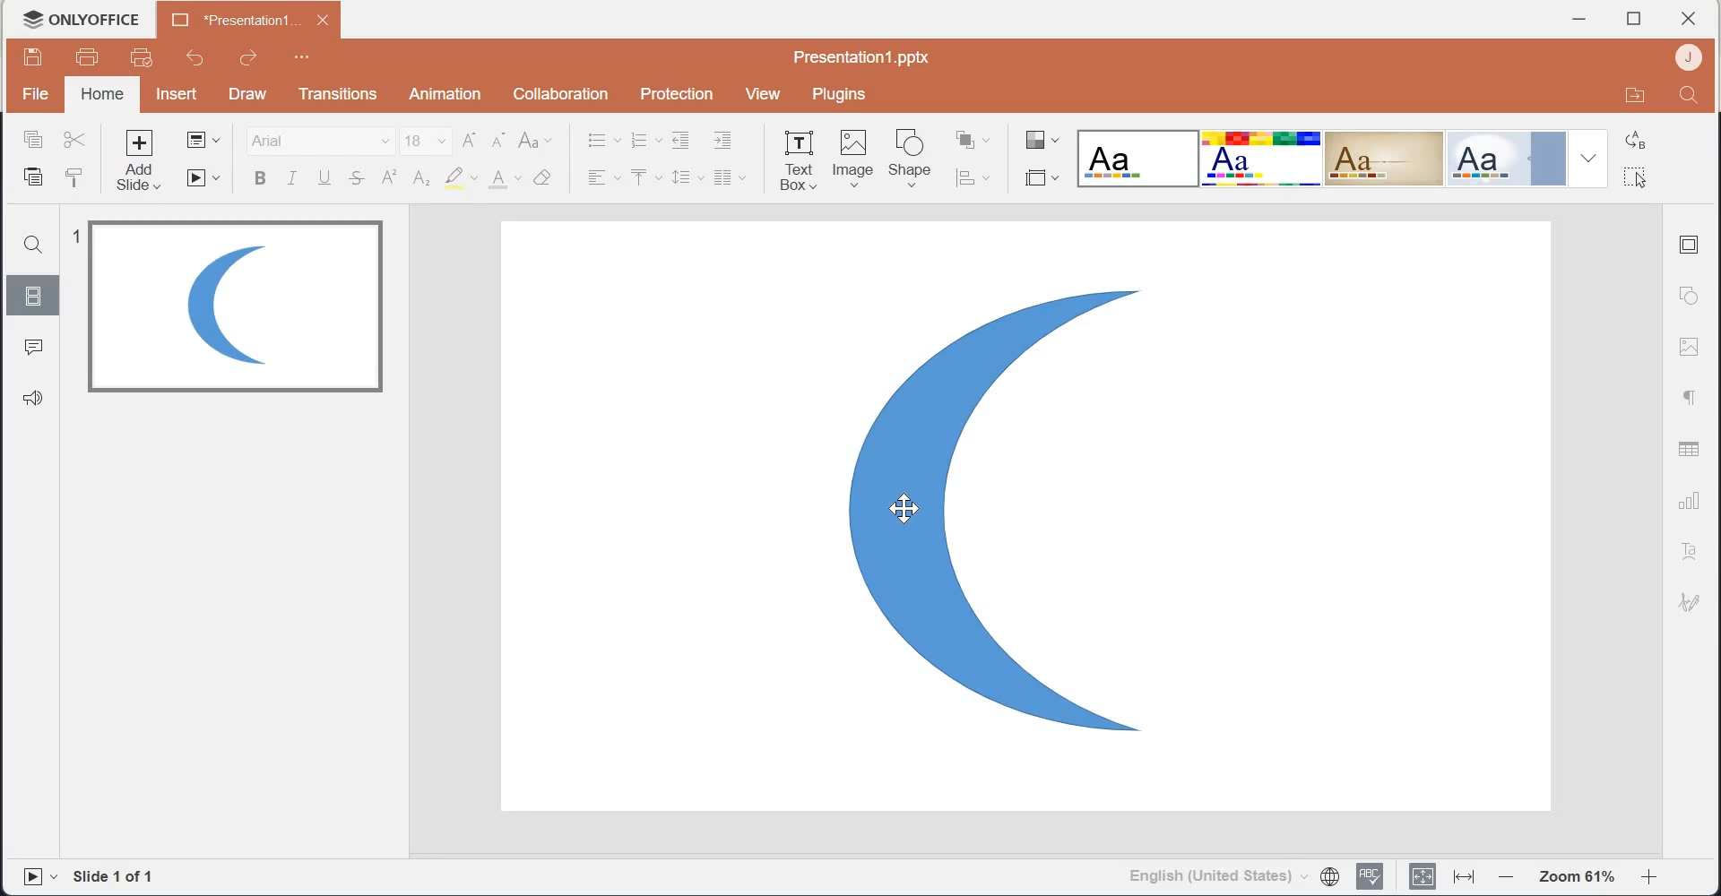  I want to click on File, so click(38, 92).